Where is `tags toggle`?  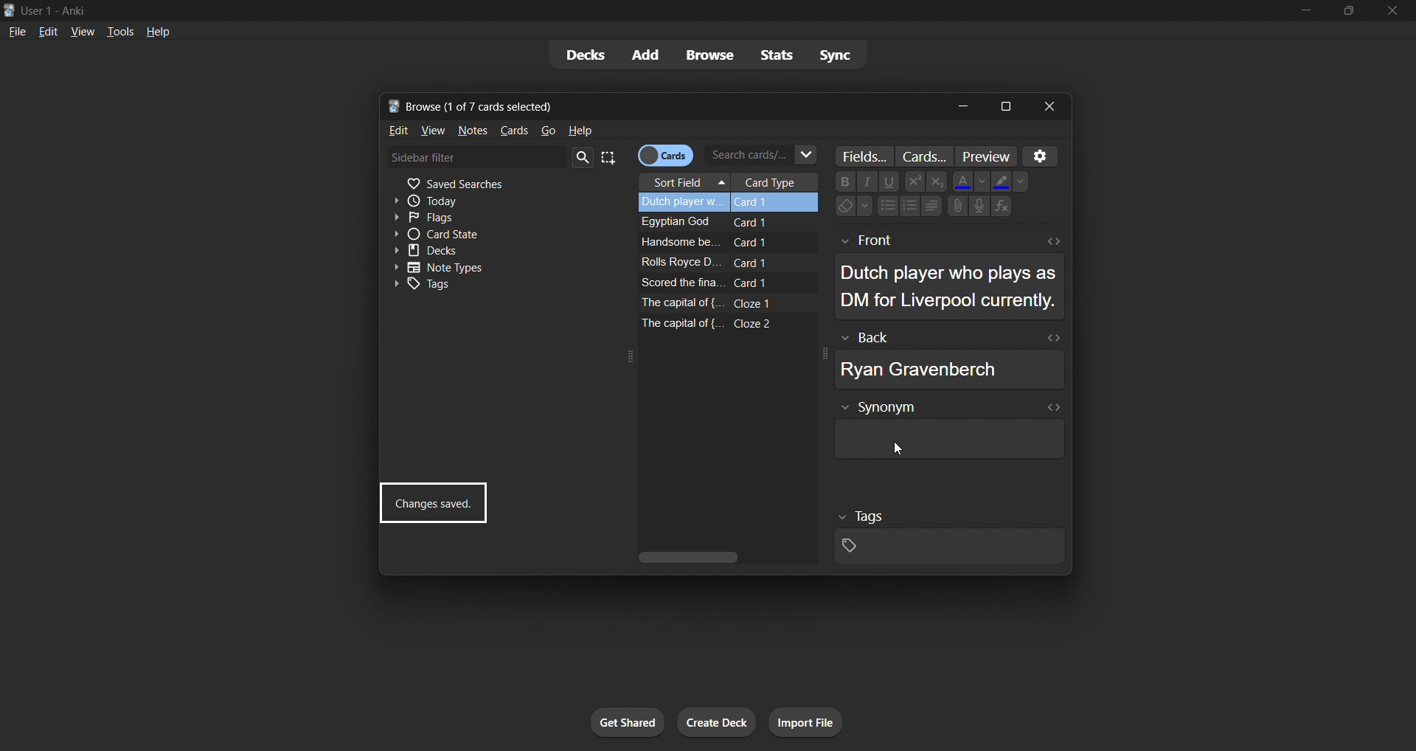 tags toggle is located at coordinates (474, 286).